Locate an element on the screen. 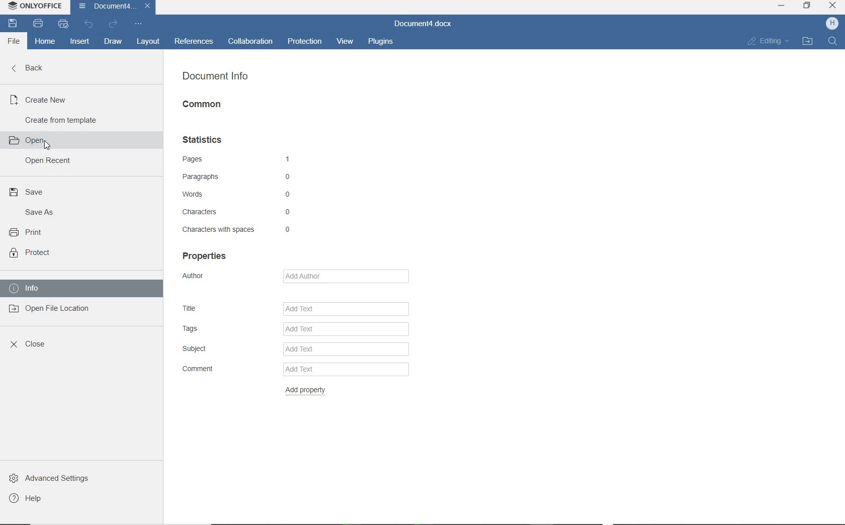 The width and height of the screenshot is (845, 525). Find is located at coordinates (832, 41).